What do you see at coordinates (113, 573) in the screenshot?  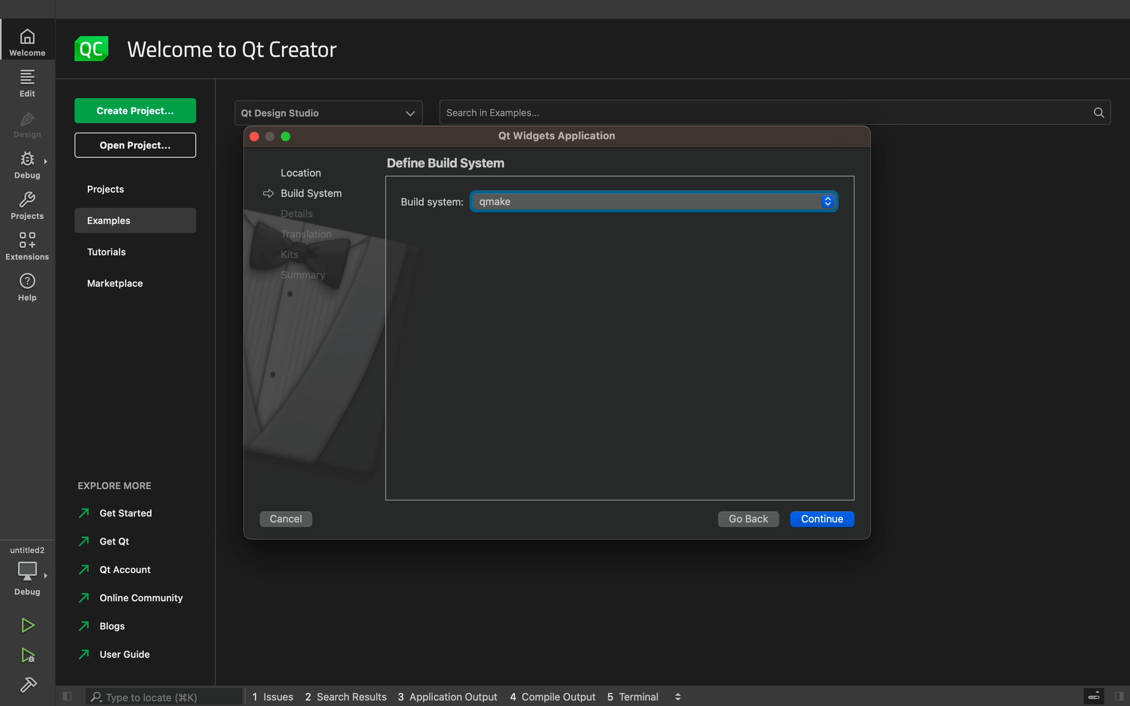 I see `` at bounding box center [113, 573].